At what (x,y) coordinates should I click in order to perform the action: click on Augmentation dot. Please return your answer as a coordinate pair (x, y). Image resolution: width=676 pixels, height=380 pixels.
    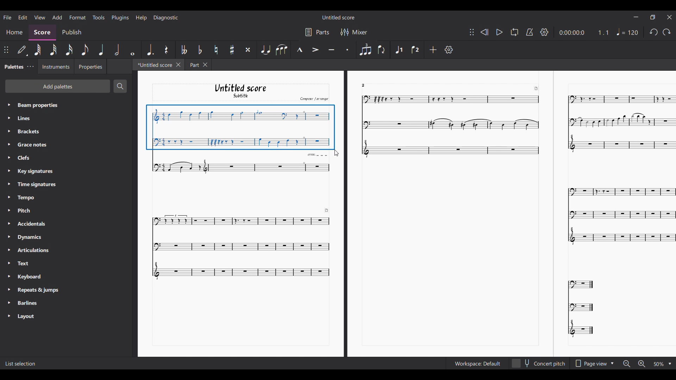
    Looking at the image, I should click on (150, 50).